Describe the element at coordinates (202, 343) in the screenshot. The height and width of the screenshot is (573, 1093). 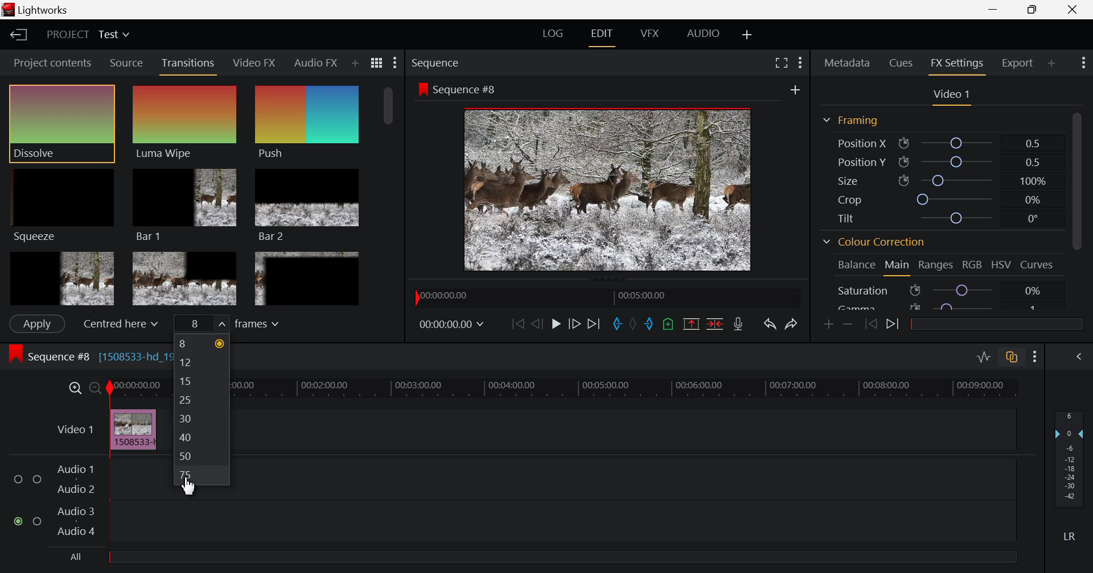
I see `8` at that location.